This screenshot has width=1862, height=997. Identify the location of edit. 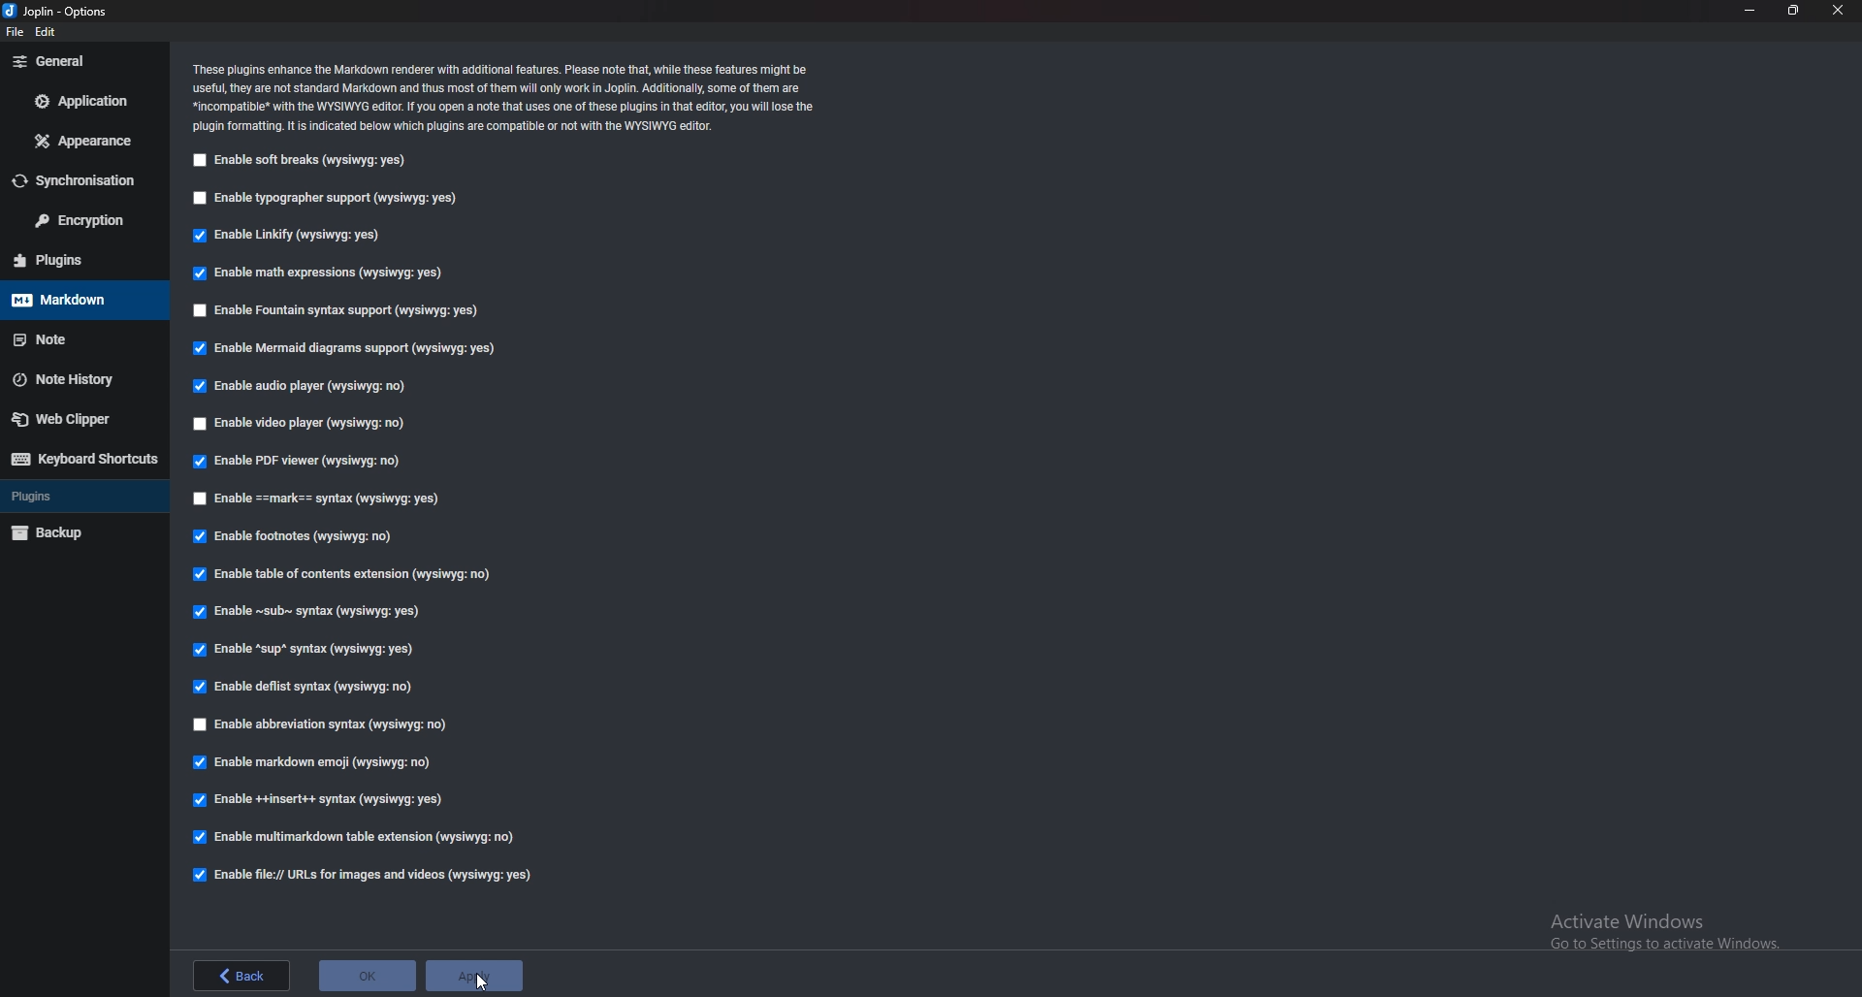
(49, 31).